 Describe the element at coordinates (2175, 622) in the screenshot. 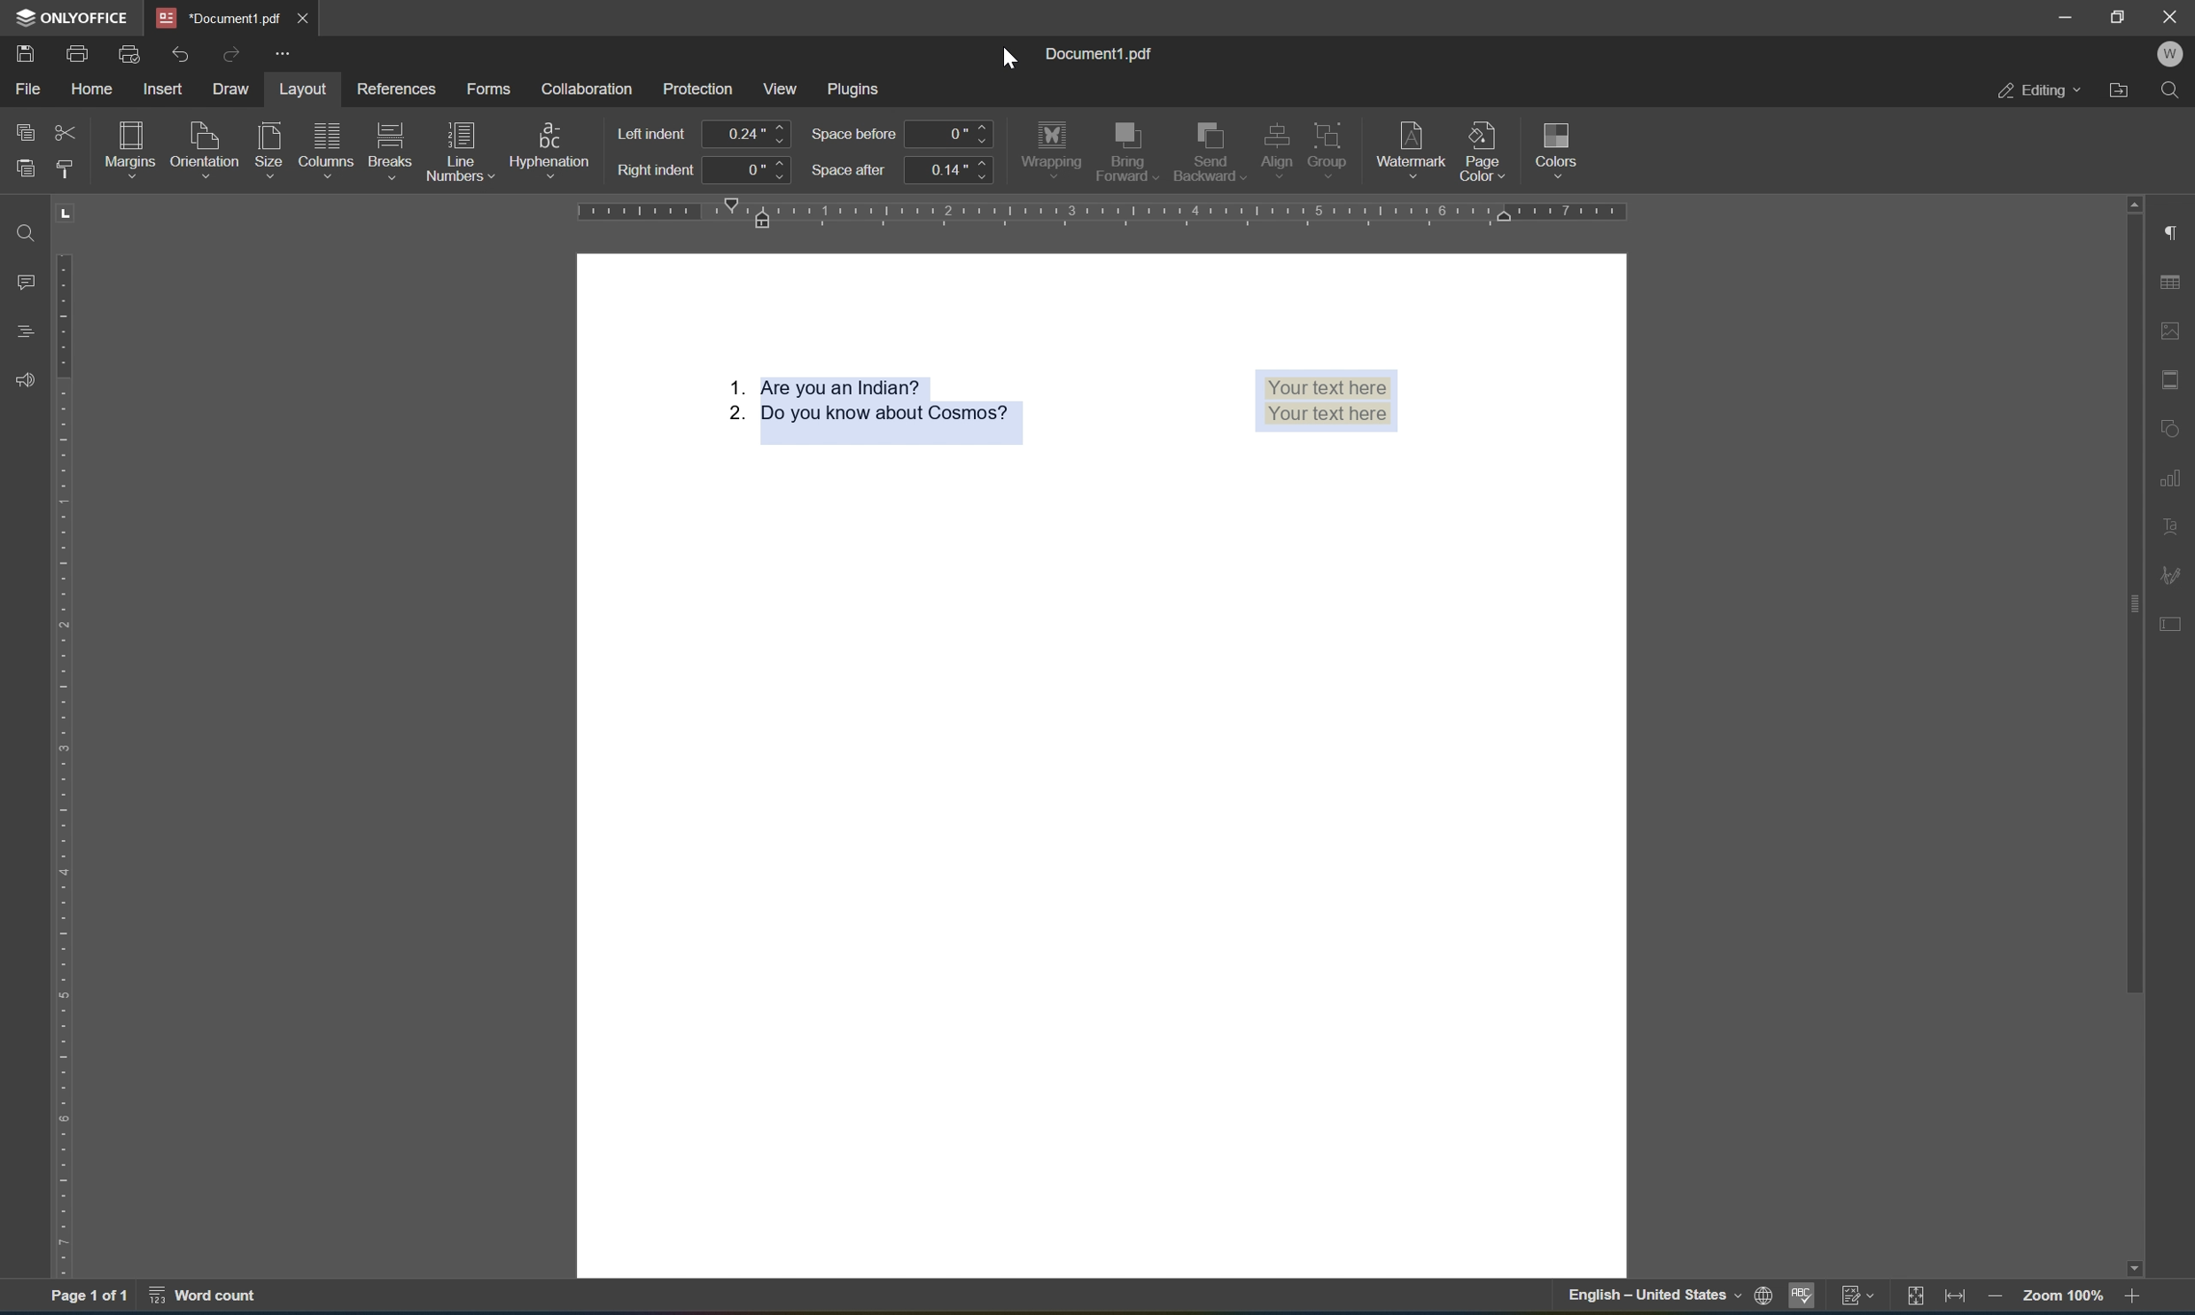

I see `form settings` at that location.